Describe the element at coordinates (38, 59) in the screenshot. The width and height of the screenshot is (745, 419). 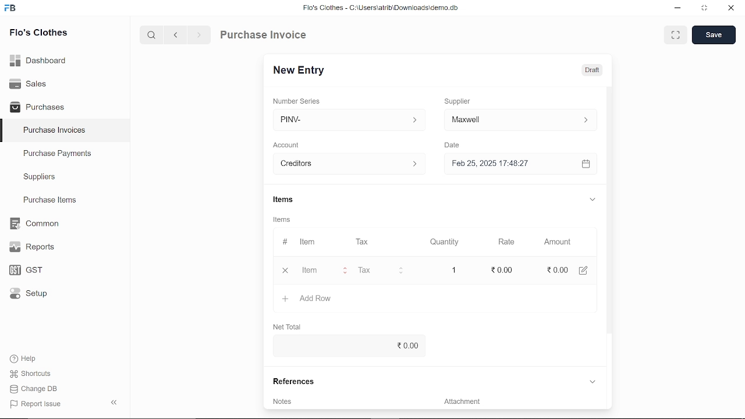
I see `Dashboard` at that location.